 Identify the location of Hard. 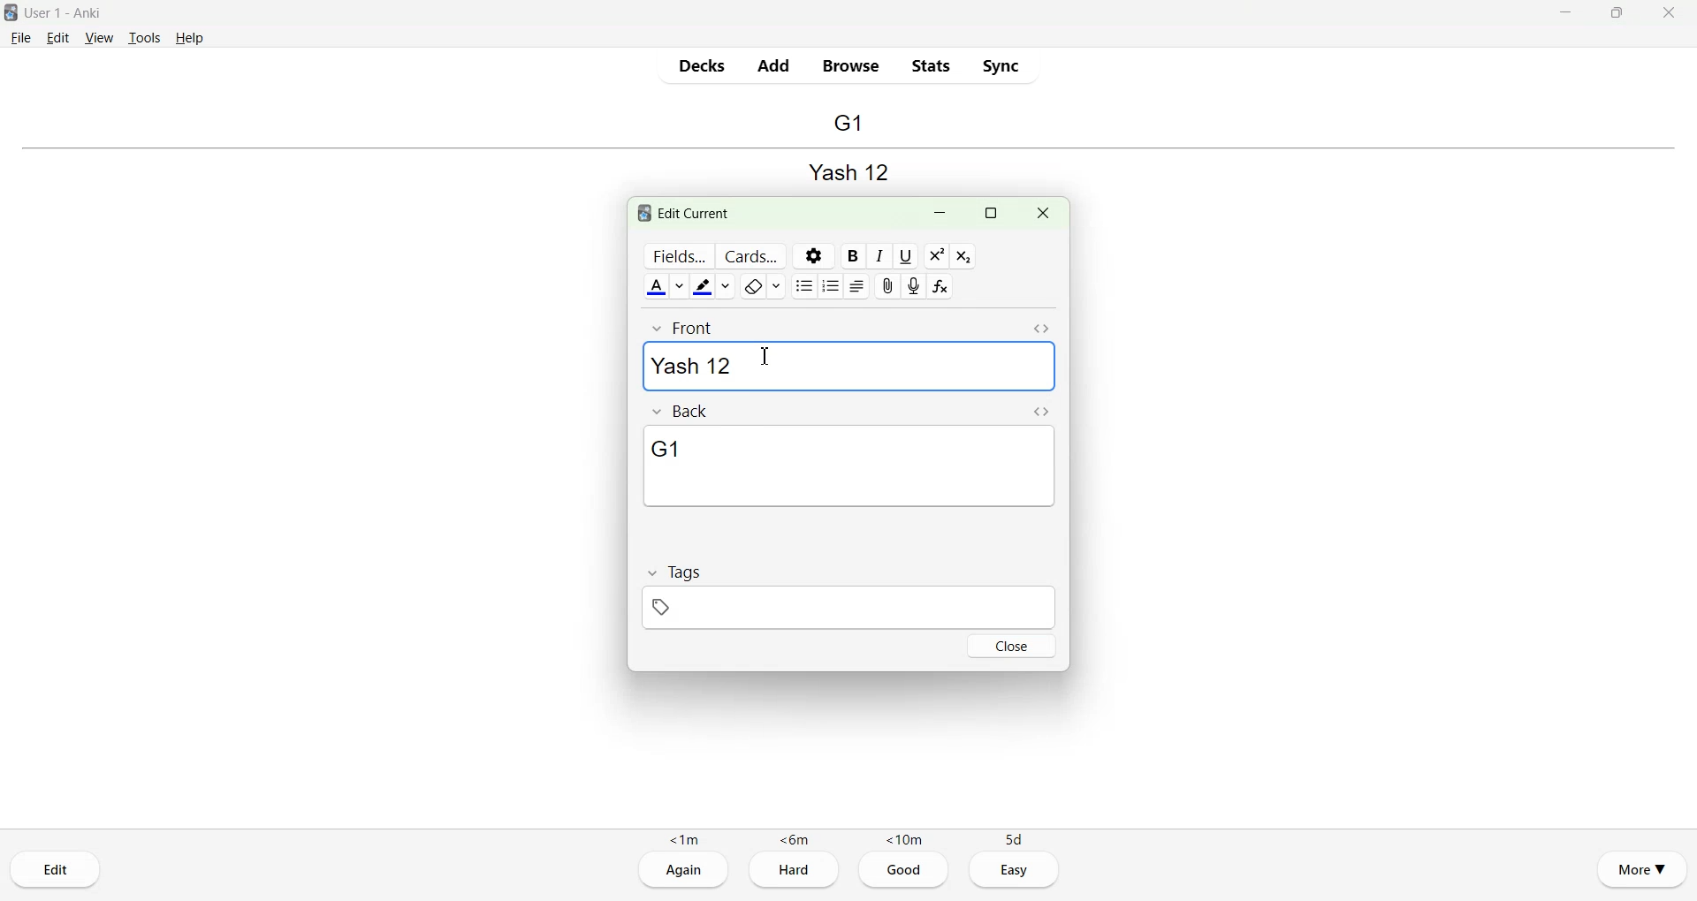
(794, 872).